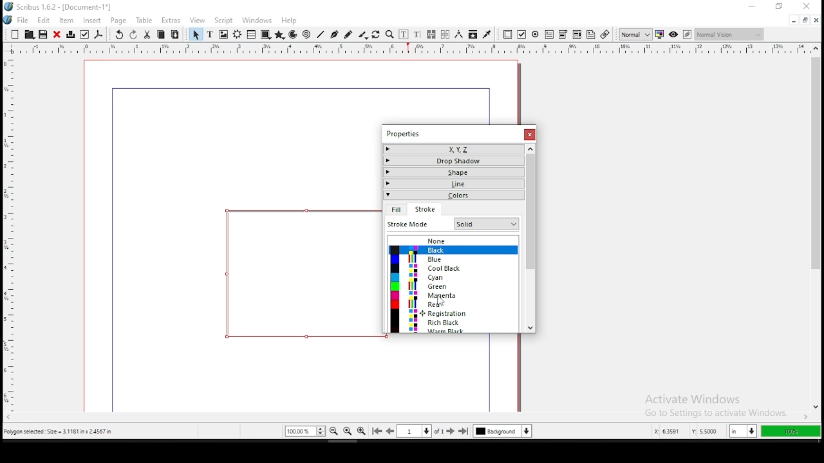  What do you see at coordinates (452, 161) in the screenshot?
I see `drop shadow` at bounding box center [452, 161].